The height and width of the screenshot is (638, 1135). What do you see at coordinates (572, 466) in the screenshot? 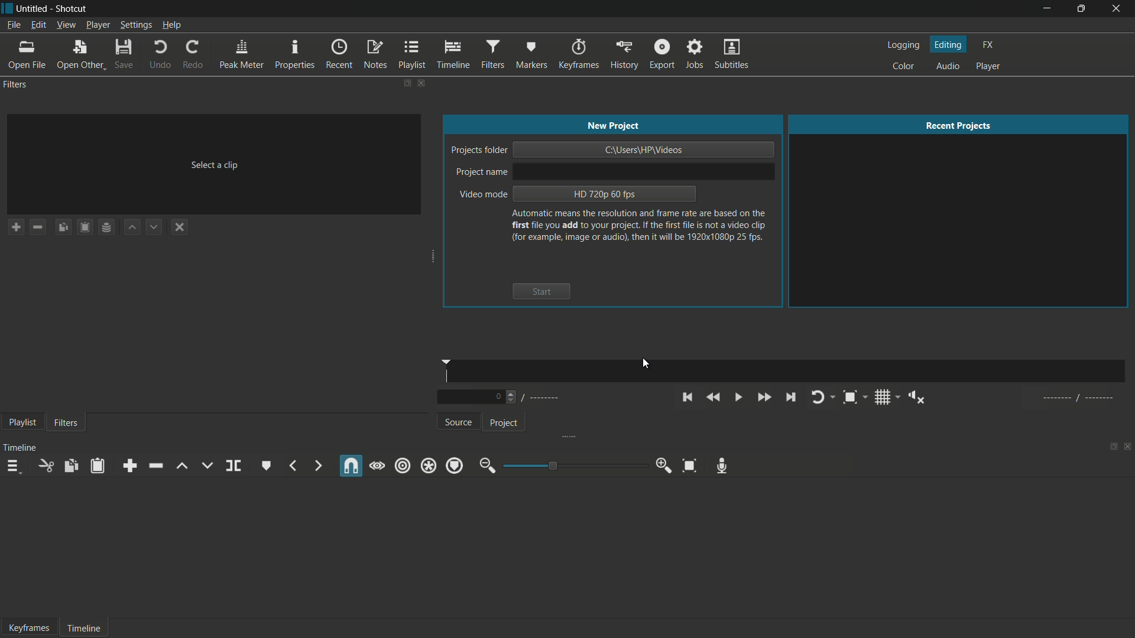
I see `adjustment bar` at bounding box center [572, 466].